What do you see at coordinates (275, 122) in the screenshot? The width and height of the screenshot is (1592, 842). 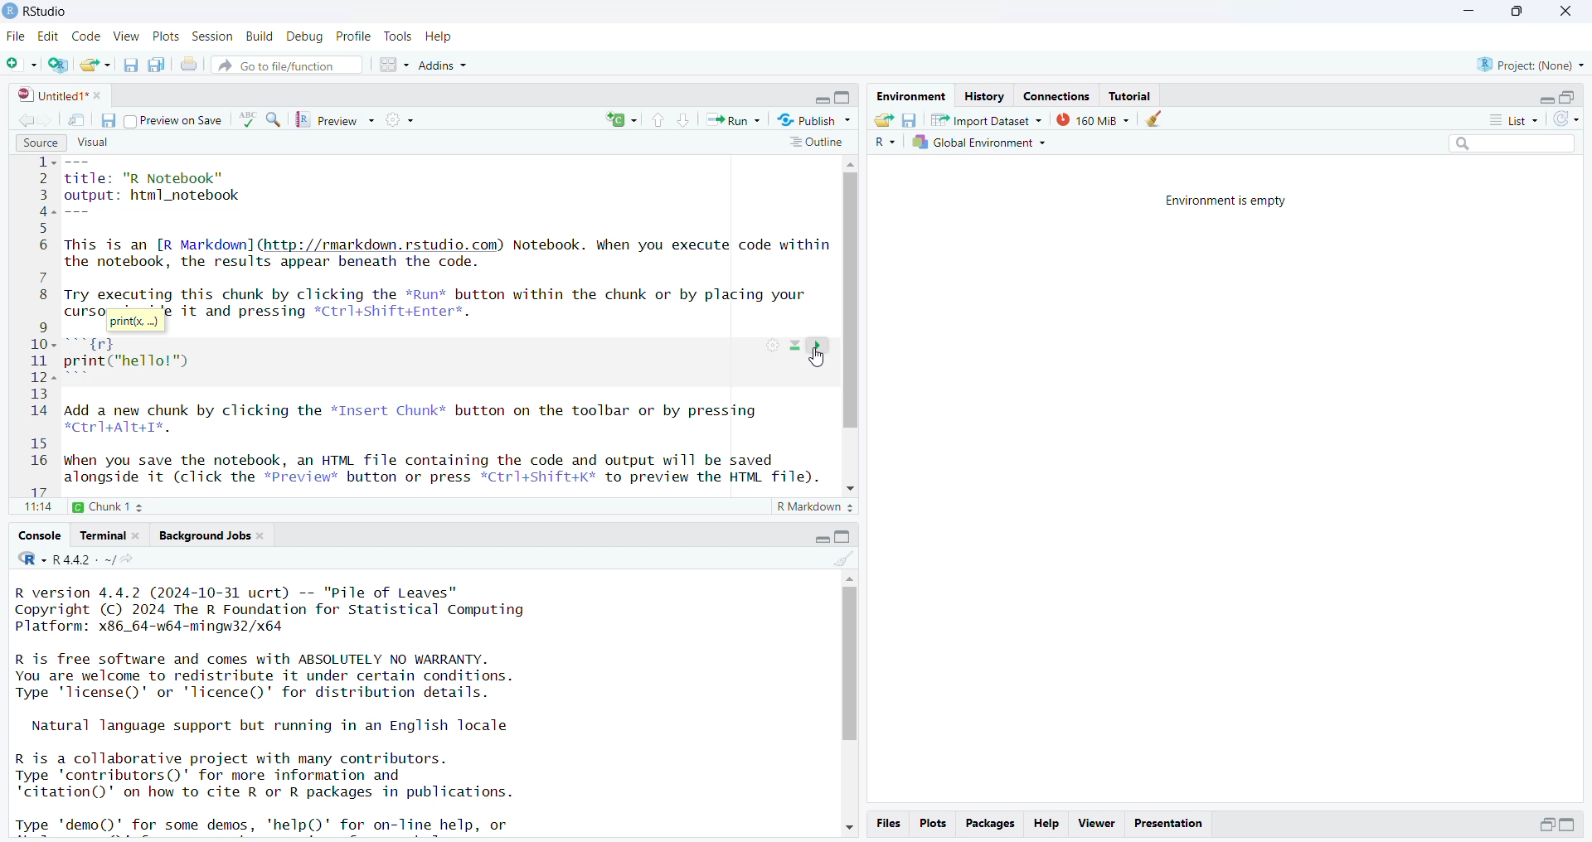 I see `find/replace` at bounding box center [275, 122].